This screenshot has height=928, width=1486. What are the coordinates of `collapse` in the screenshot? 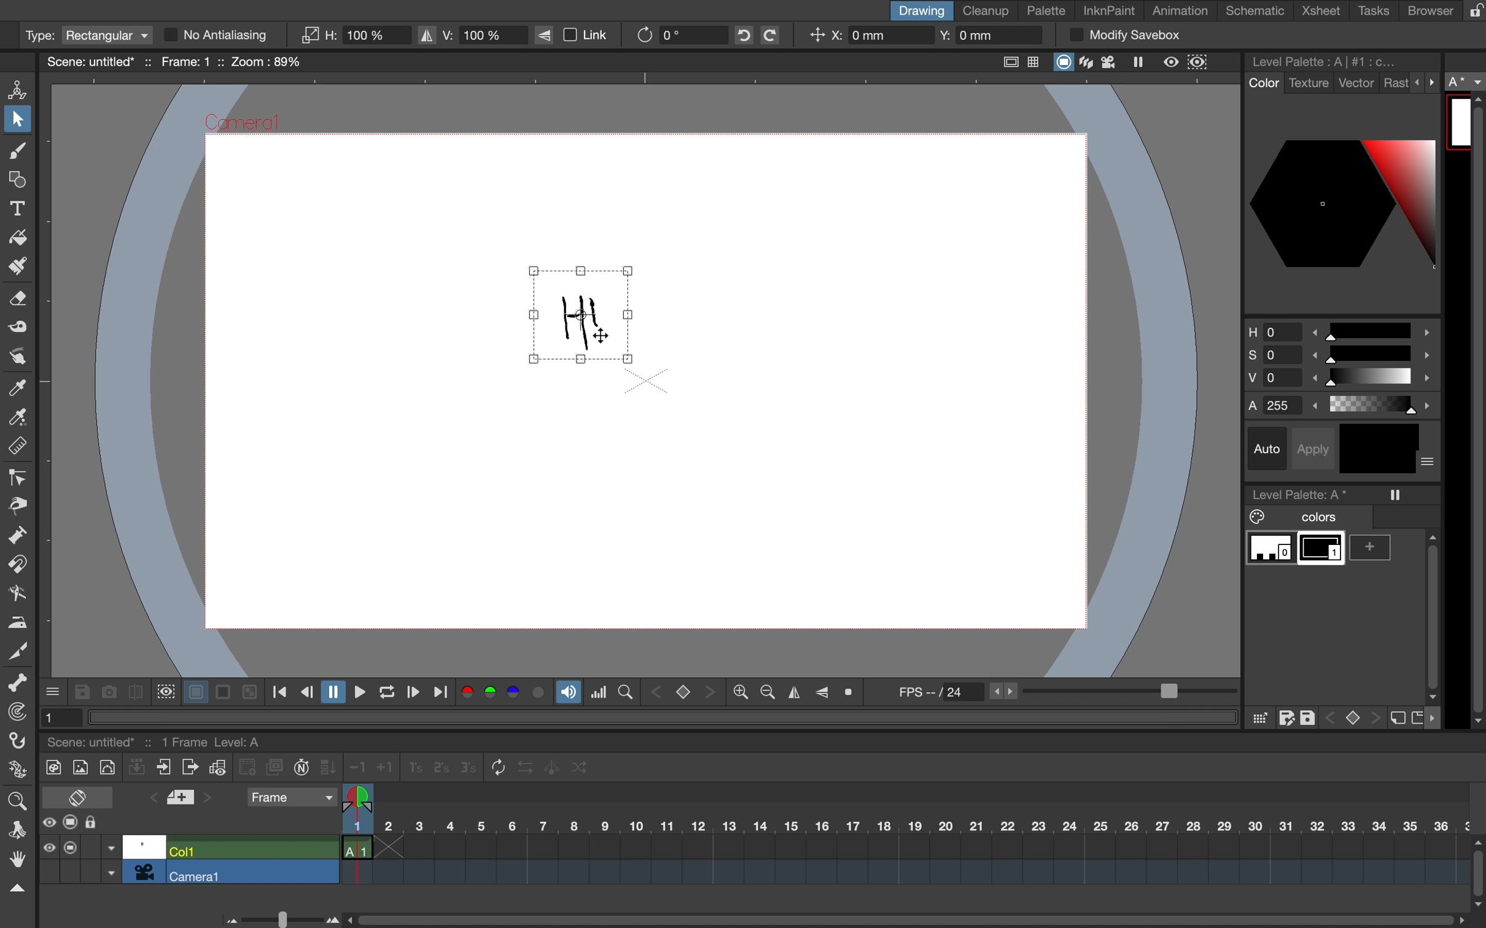 It's located at (137, 769).